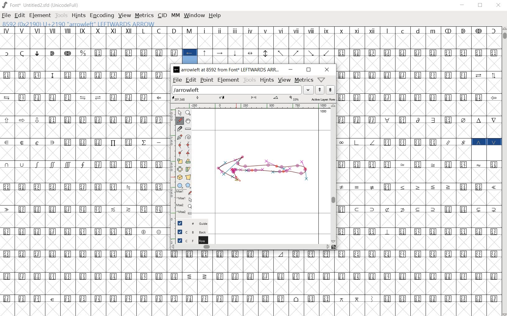 This screenshot has width=507, height=316. What do you see at coordinates (180, 186) in the screenshot?
I see `rectangle or ellipse` at bounding box center [180, 186].